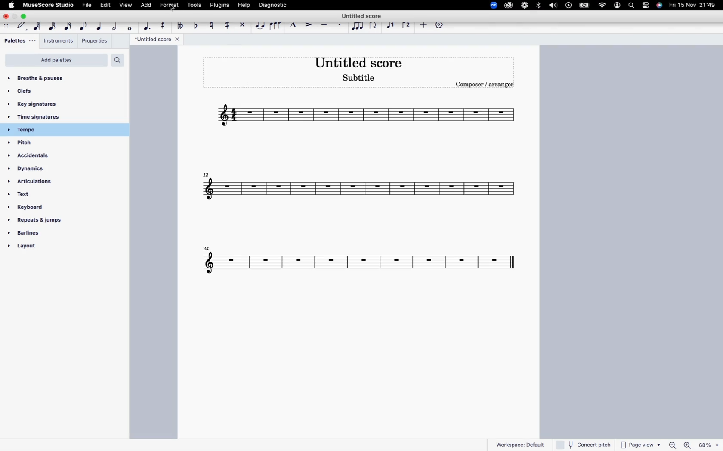  What do you see at coordinates (392, 25) in the screenshot?
I see `voice 1` at bounding box center [392, 25].